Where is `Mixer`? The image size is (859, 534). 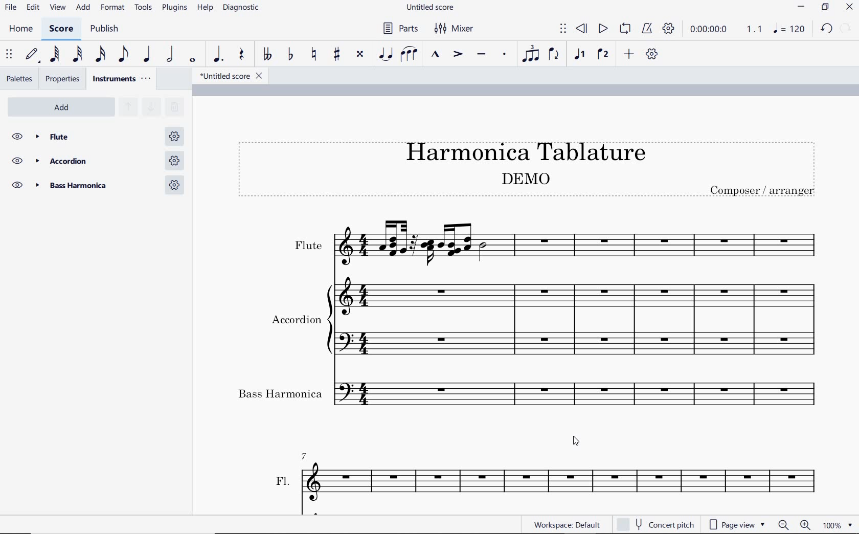 Mixer is located at coordinates (457, 28).